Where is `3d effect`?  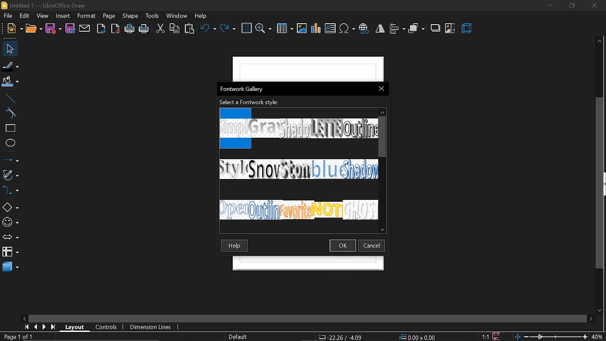 3d effect is located at coordinates (467, 28).